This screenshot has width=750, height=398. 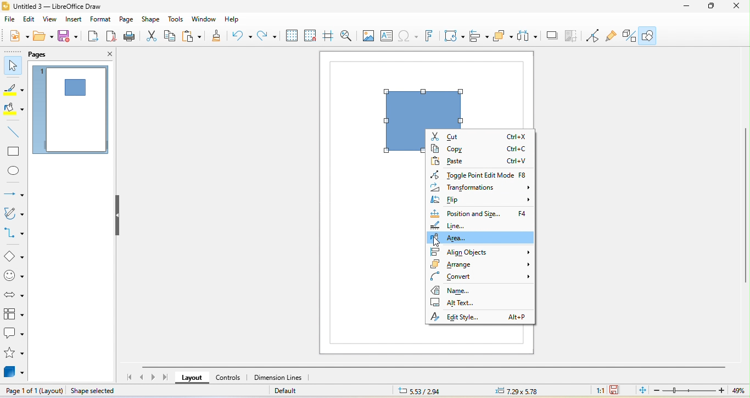 What do you see at coordinates (234, 20) in the screenshot?
I see `help` at bounding box center [234, 20].